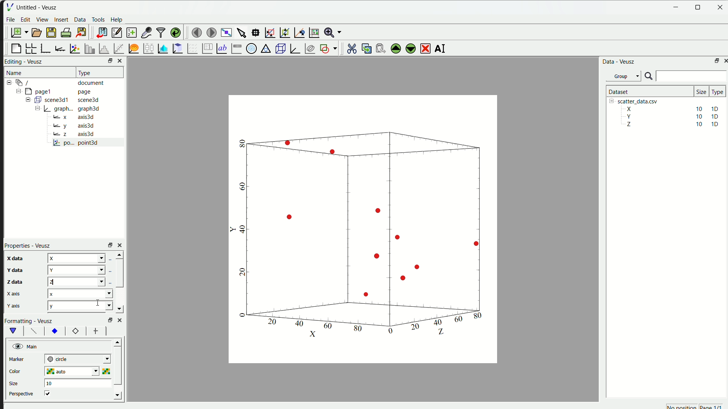 Image resolution: width=728 pixels, height=409 pixels. Describe the element at coordinates (176, 32) in the screenshot. I see `reload linked dataset` at that location.